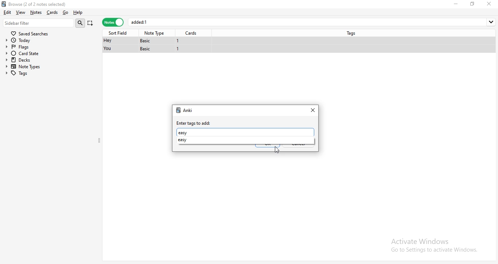 Image resolution: width=498 pixels, height=264 pixels. I want to click on help, so click(78, 13).